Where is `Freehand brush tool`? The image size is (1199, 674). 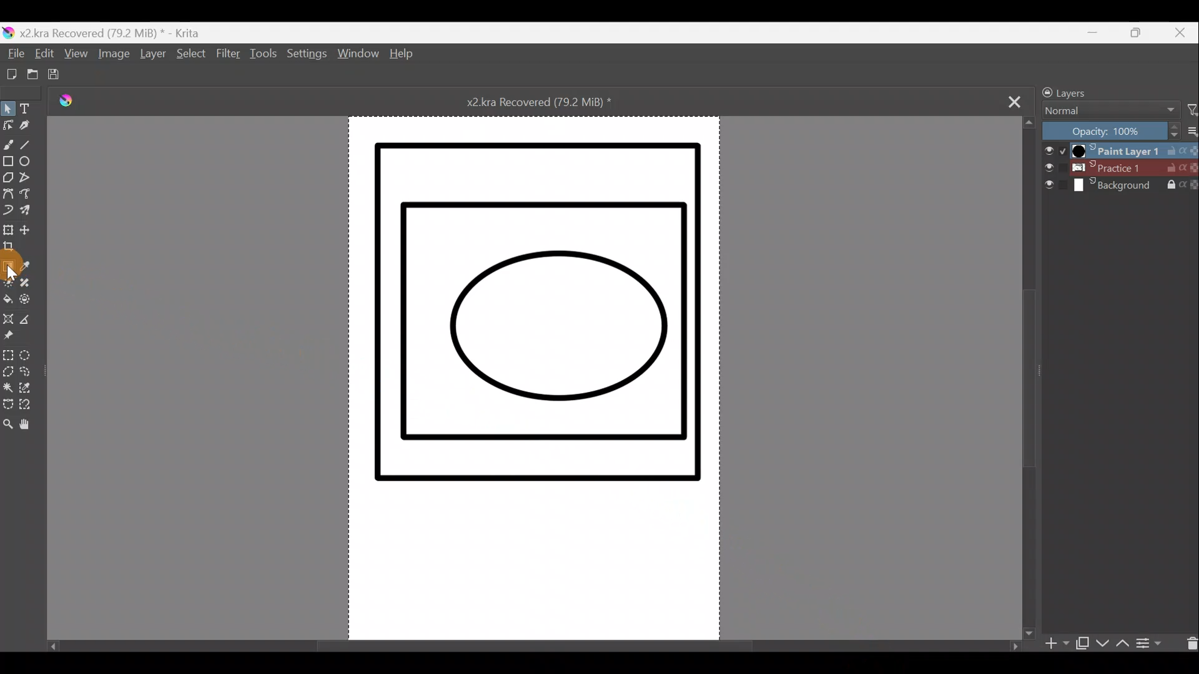
Freehand brush tool is located at coordinates (8, 144).